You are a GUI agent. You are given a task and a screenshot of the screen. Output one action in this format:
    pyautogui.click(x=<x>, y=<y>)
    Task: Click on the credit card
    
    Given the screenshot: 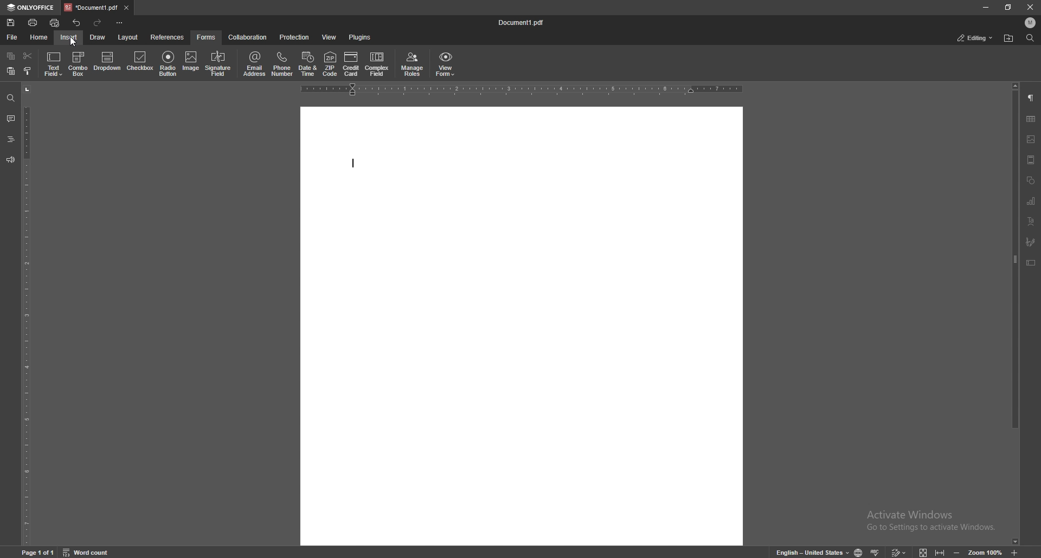 What is the action you would take?
    pyautogui.click(x=351, y=64)
    